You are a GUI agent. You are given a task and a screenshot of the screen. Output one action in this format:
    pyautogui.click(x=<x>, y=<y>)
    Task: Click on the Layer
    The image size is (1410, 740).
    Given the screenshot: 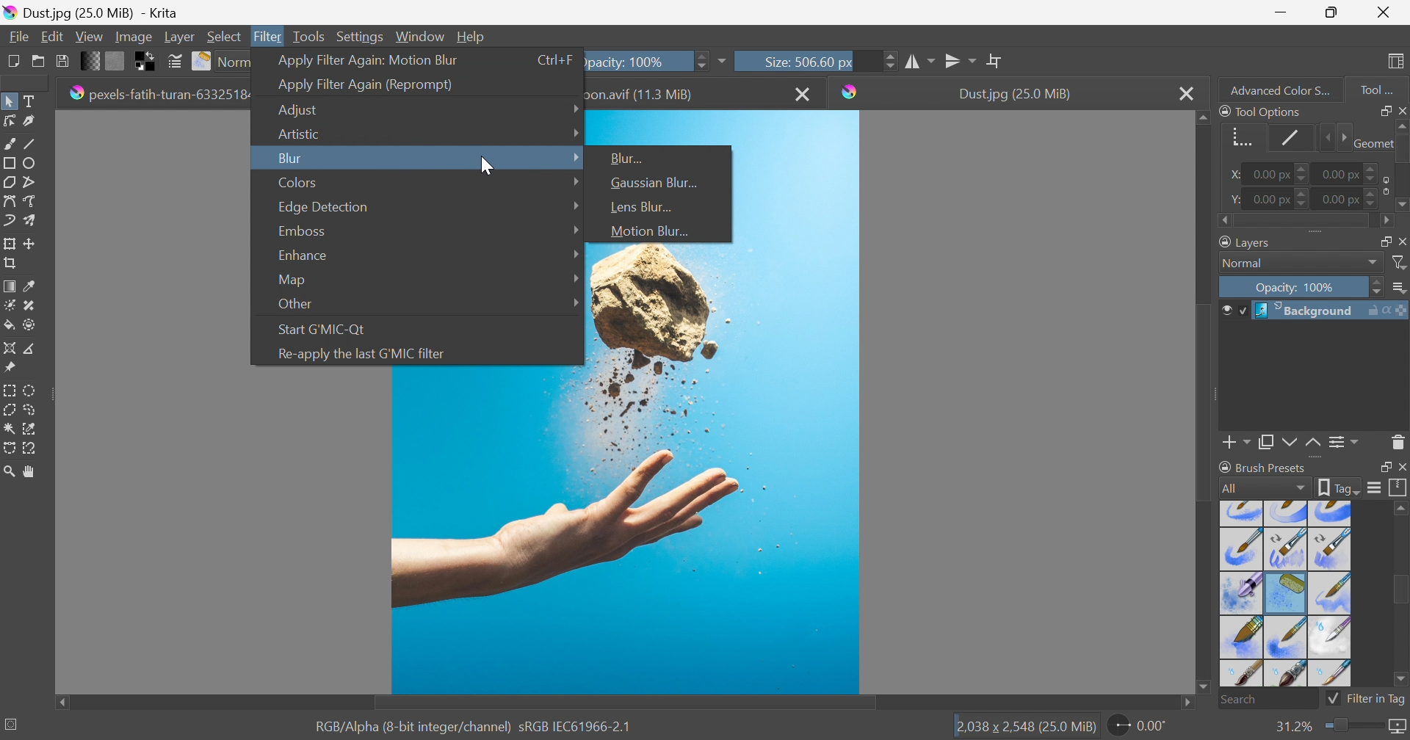 What is the action you would take?
    pyautogui.click(x=179, y=35)
    